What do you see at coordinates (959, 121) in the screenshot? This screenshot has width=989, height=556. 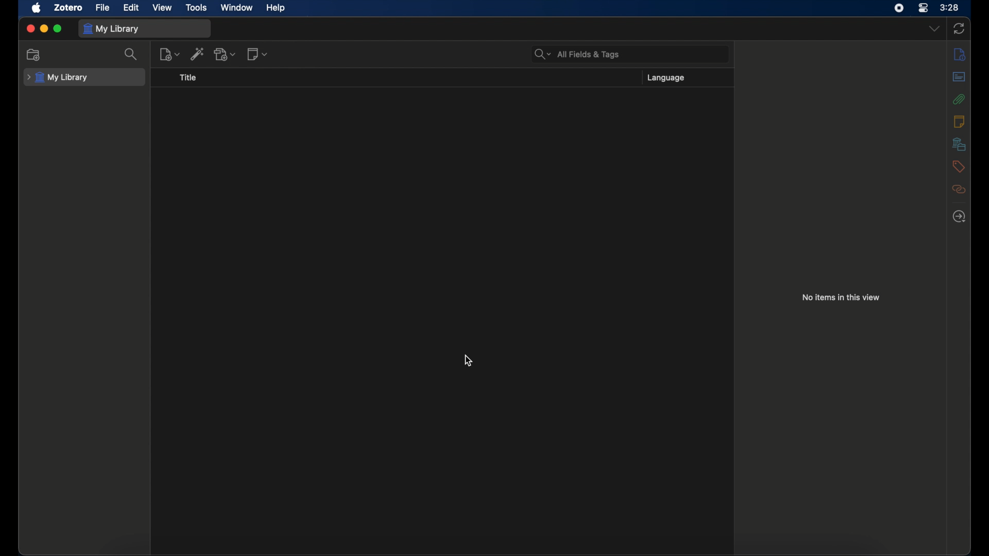 I see `info` at bounding box center [959, 121].